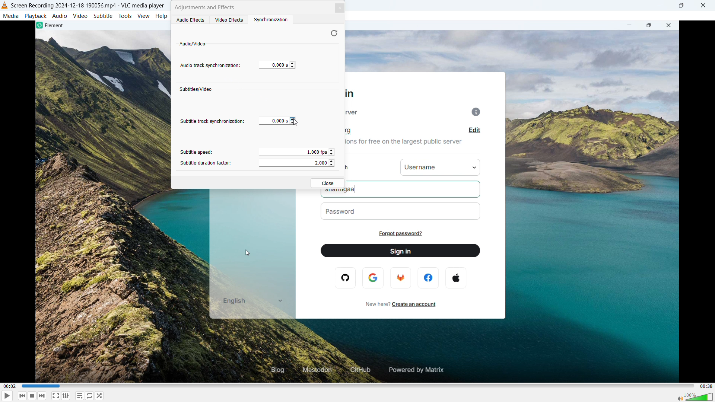  What do you see at coordinates (470, 113) in the screenshot?
I see `info` at bounding box center [470, 113].